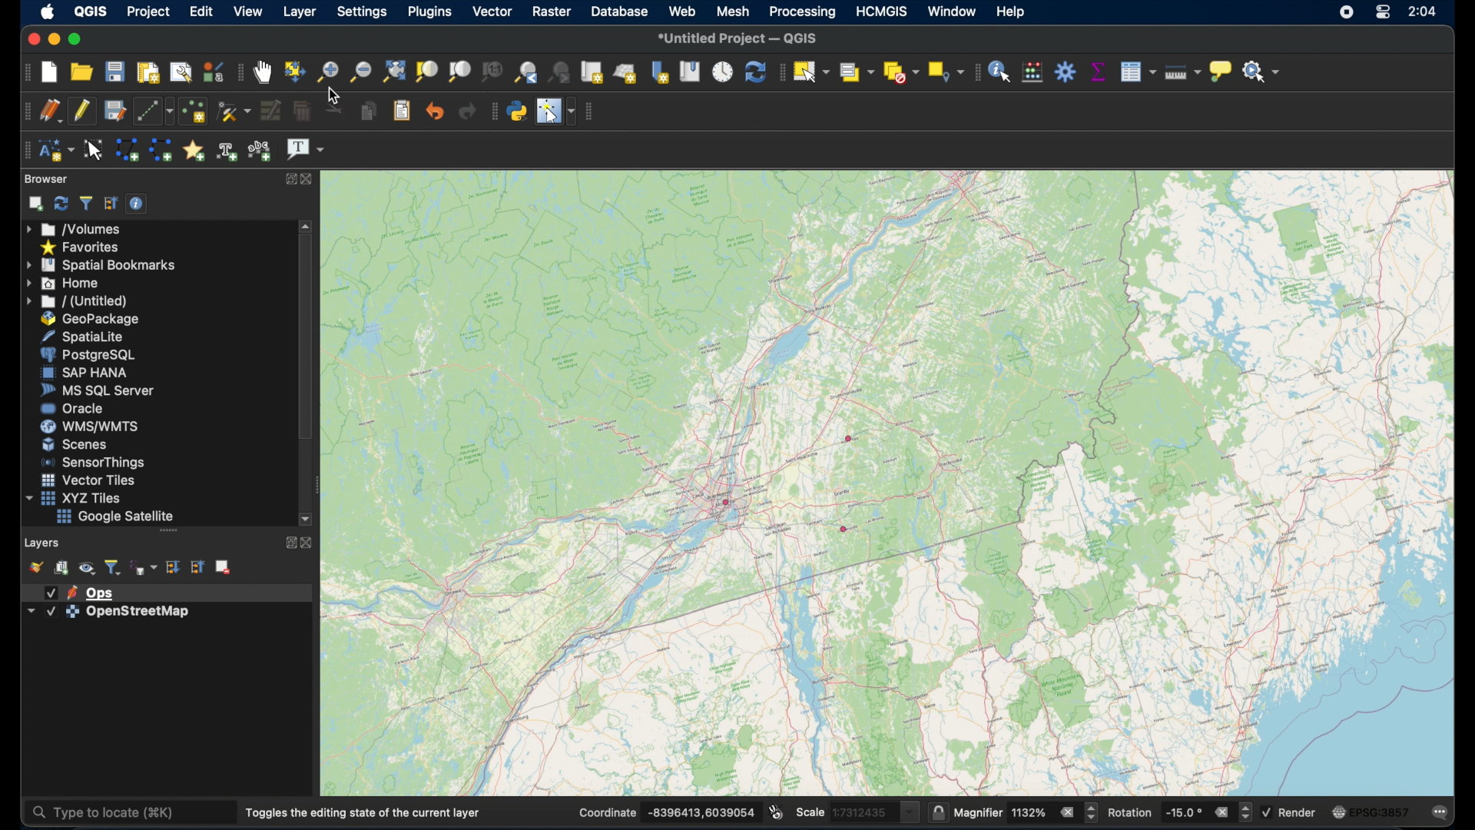  I want to click on untitled project QGIS, so click(743, 38).